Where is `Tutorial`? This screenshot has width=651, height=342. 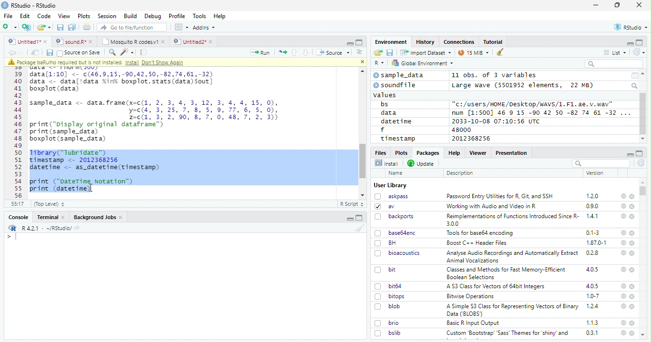
Tutorial is located at coordinates (494, 42).